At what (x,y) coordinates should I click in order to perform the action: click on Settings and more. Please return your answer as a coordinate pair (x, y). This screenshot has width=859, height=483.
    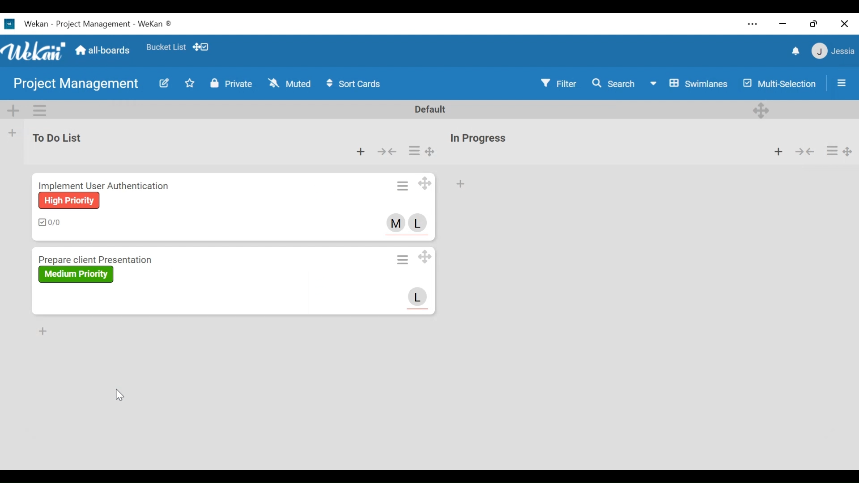
    Looking at the image, I should click on (752, 25).